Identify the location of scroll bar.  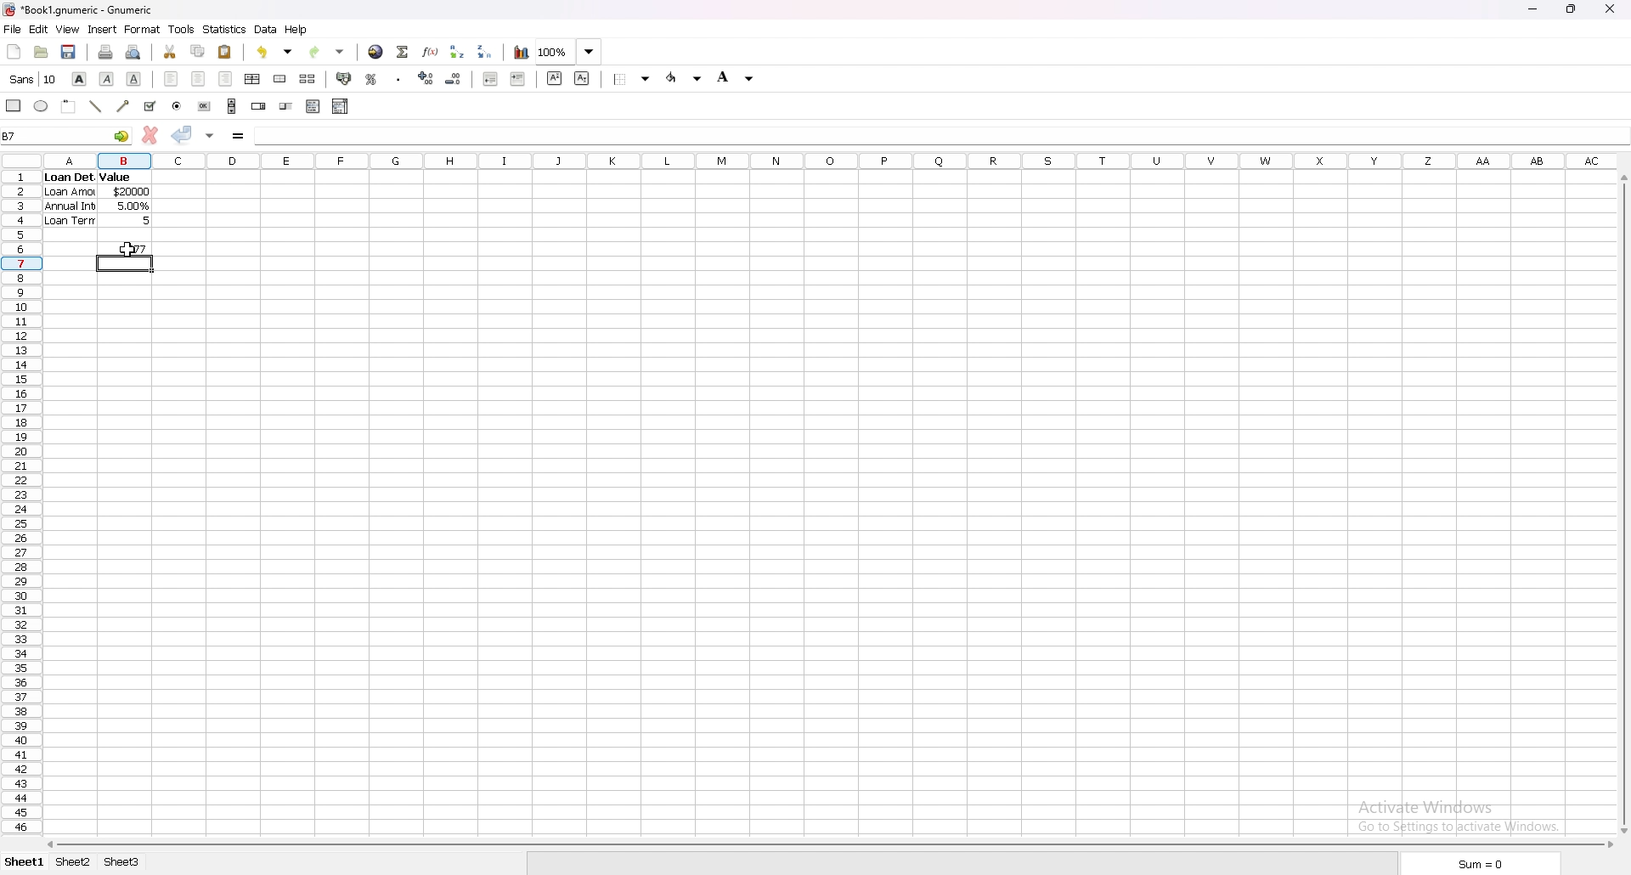
(828, 845).